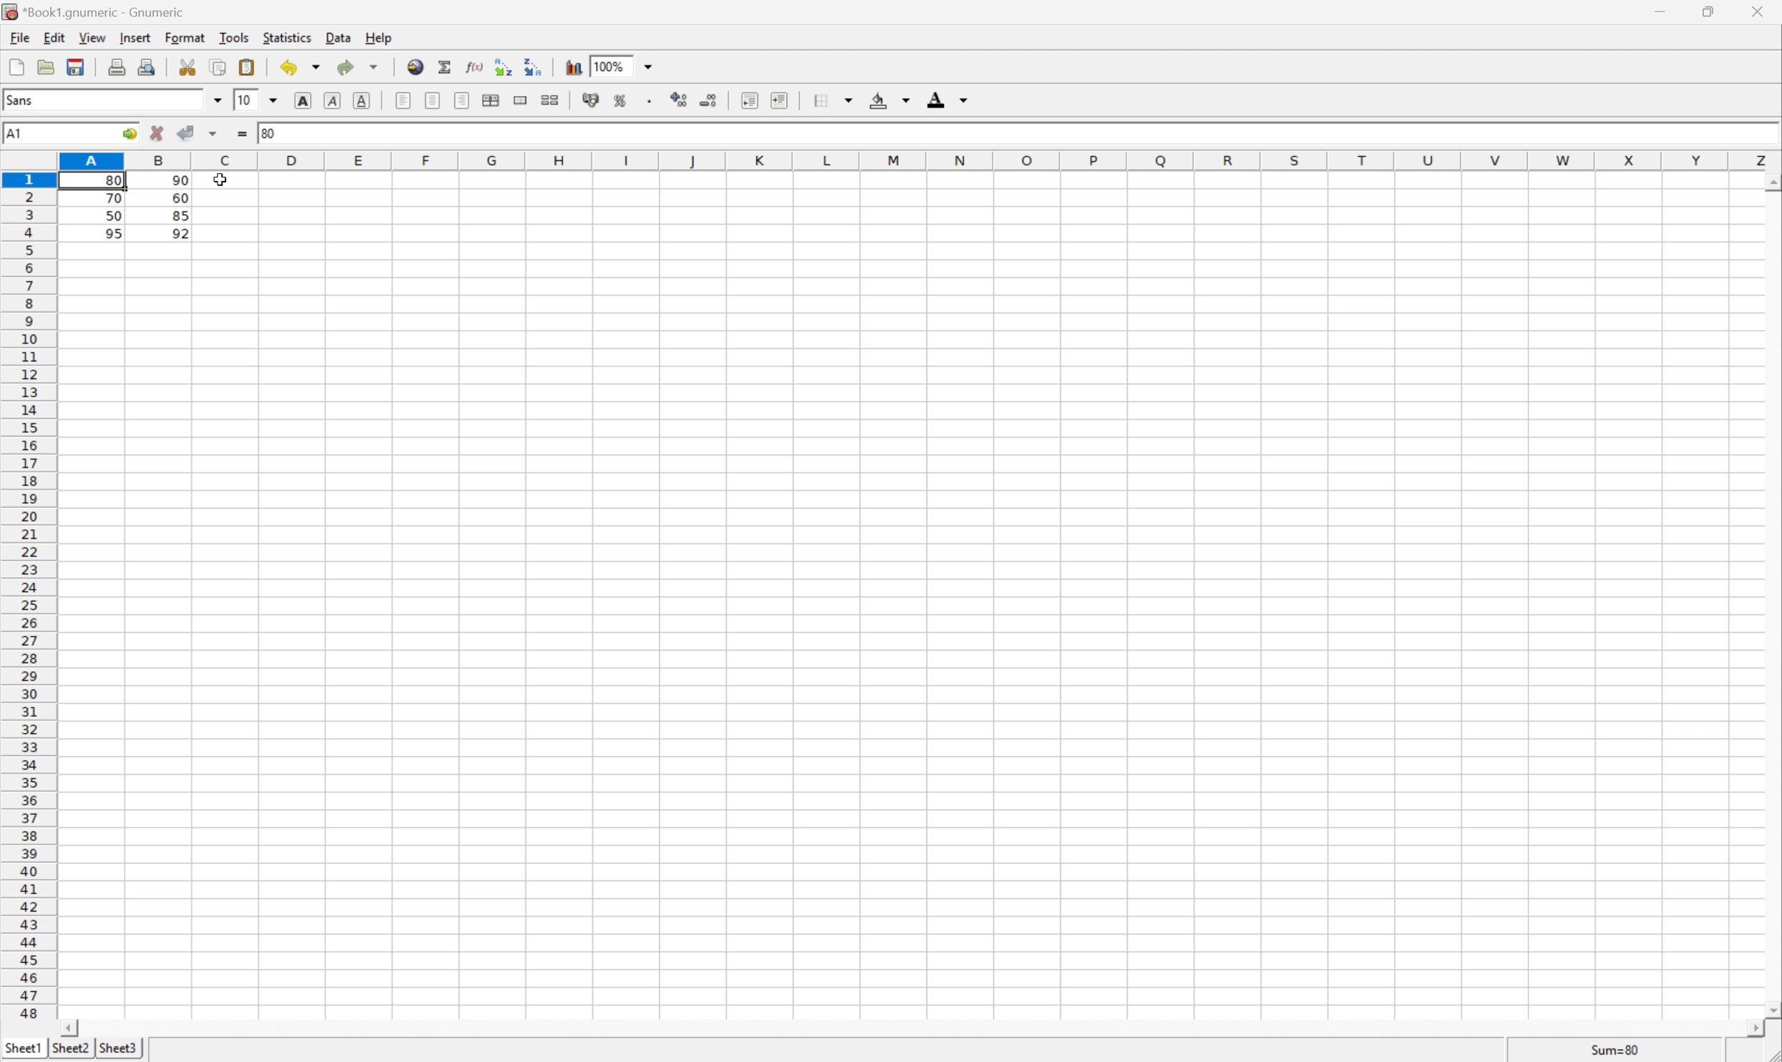 The width and height of the screenshot is (1782, 1062). I want to click on Drop Down, so click(374, 64).